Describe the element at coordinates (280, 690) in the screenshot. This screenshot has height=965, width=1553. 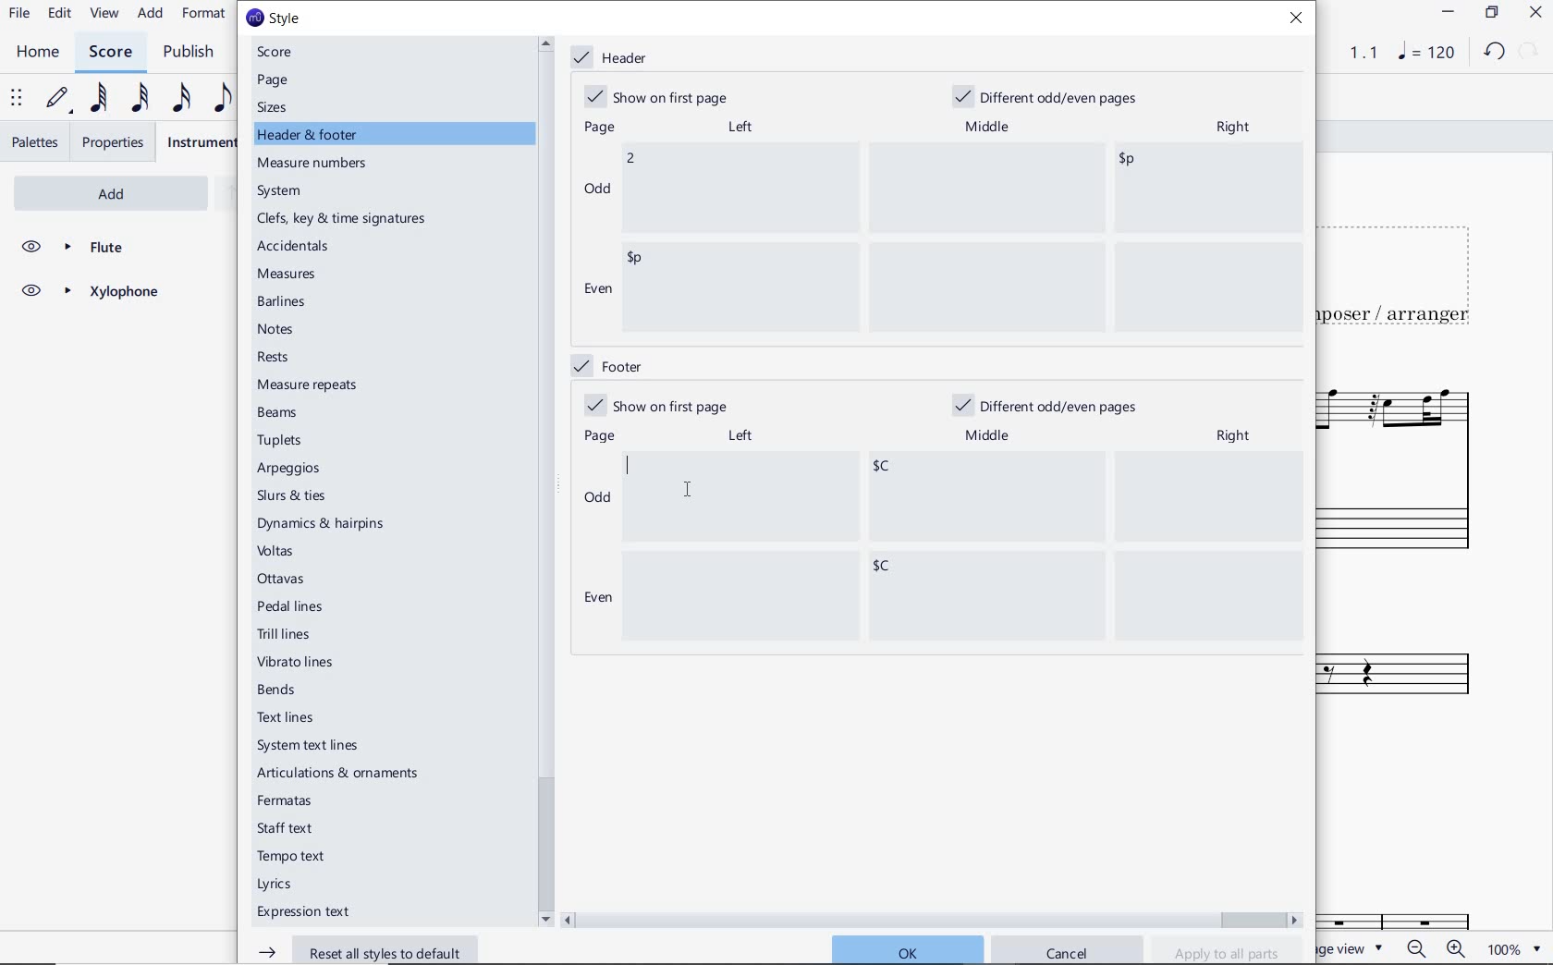
I see `bends` at that location.